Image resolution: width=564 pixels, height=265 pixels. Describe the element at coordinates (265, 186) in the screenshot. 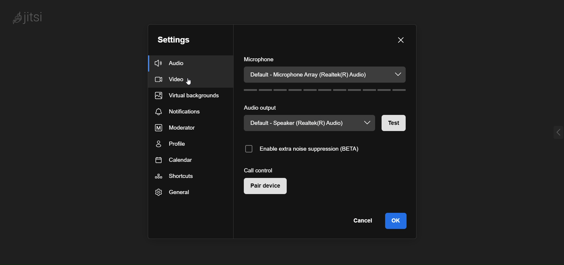

I see `pair device` at that location.